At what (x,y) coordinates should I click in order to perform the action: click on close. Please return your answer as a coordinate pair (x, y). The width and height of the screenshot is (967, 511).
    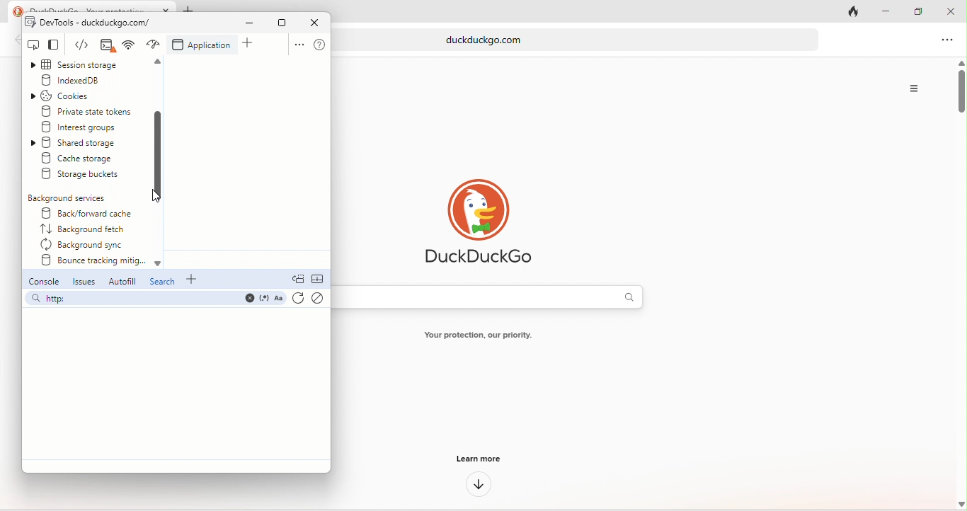
    Looking at the image, I should click on (314, 23).